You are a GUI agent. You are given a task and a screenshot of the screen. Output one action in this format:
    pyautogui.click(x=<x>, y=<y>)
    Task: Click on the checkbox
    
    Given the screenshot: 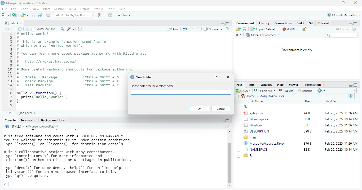 What is the action you would take?
    pyautogui.click(x=239, y=132)
    